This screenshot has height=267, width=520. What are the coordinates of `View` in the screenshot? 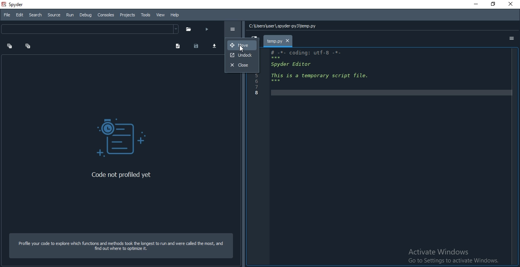 It's located at (160, 14).